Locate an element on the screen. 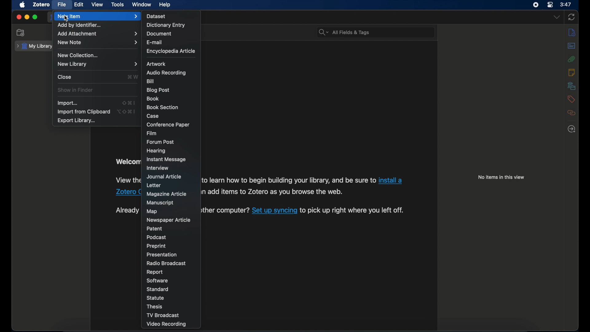  new collection is located at coordinates (21, 33).